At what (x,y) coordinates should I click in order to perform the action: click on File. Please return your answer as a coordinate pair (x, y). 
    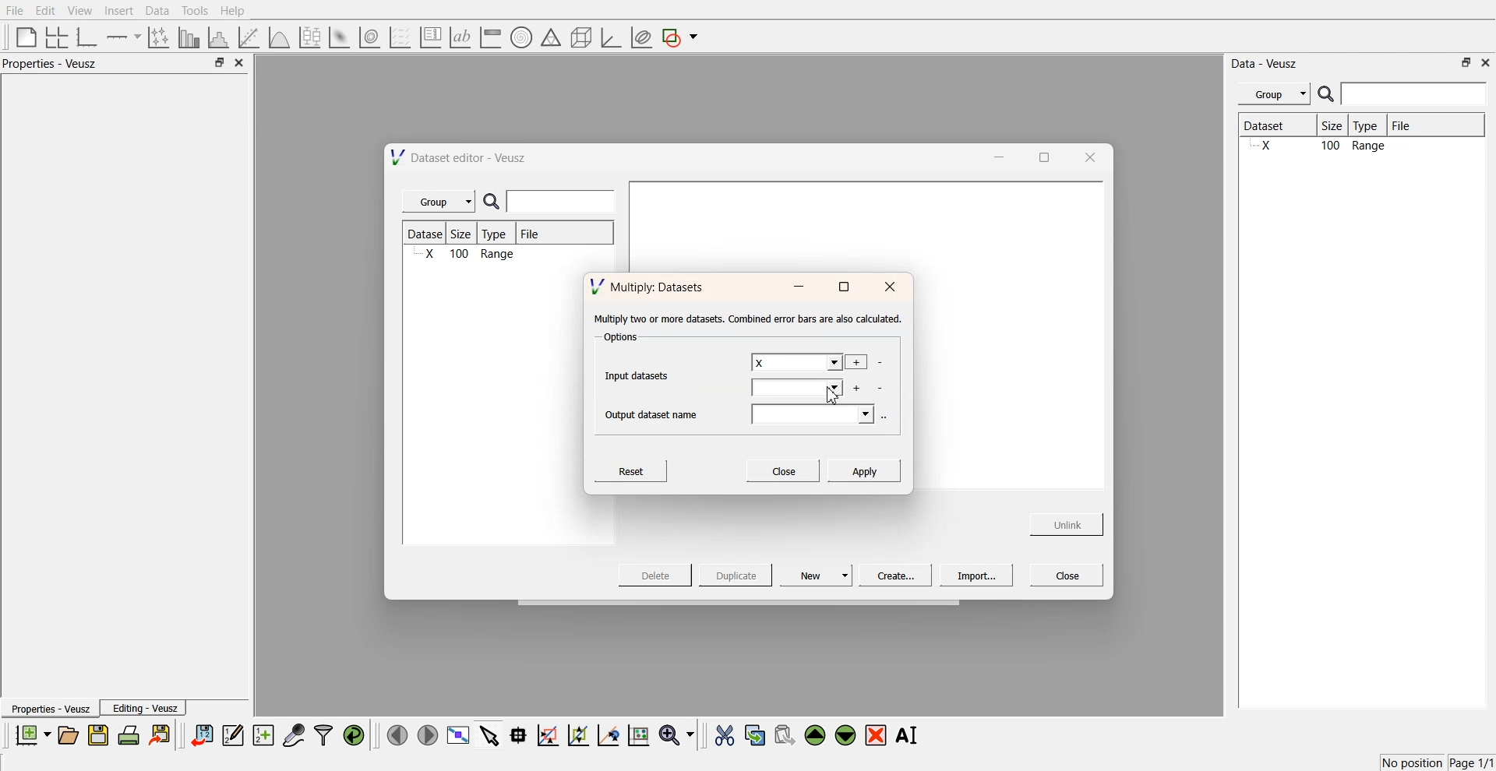
    Looking at the image, I should click on (16, 11).